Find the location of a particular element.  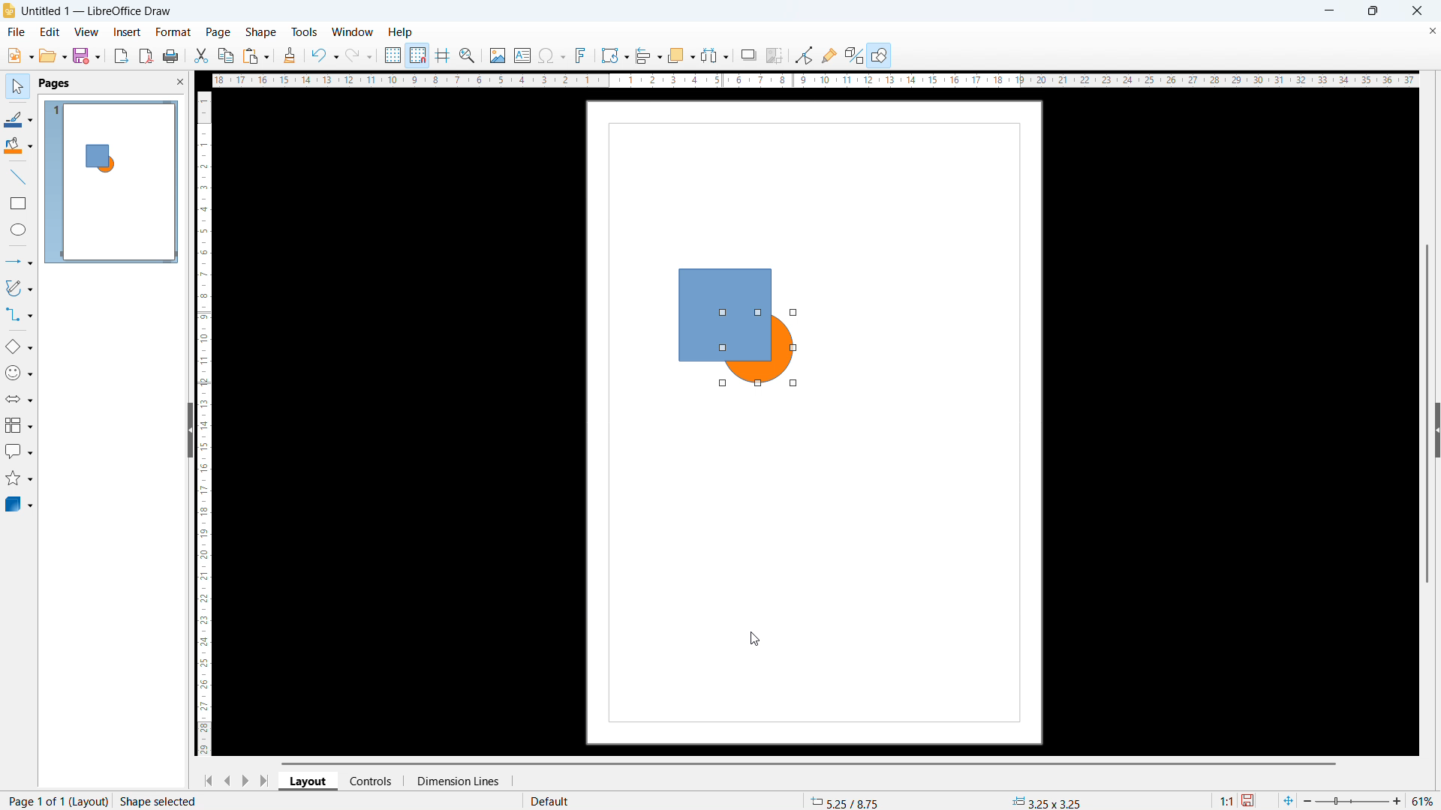

insert image is located at coordinates (497, 55).